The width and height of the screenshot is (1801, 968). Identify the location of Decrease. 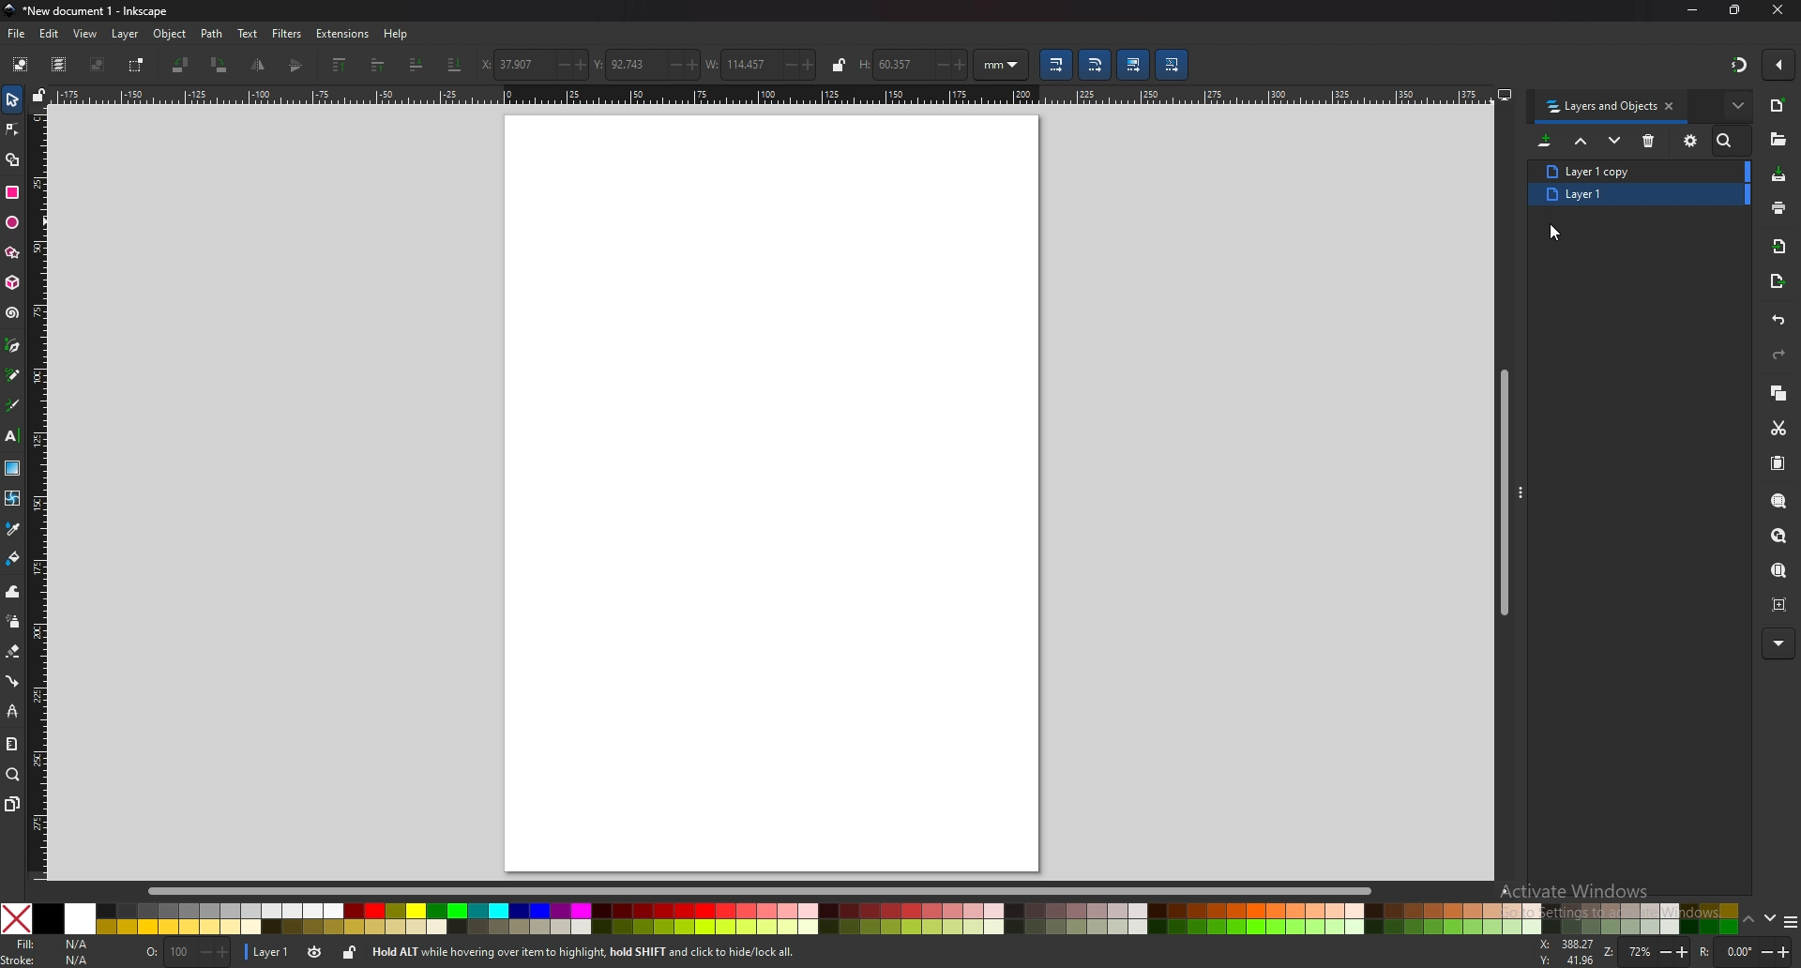
(938, 64).